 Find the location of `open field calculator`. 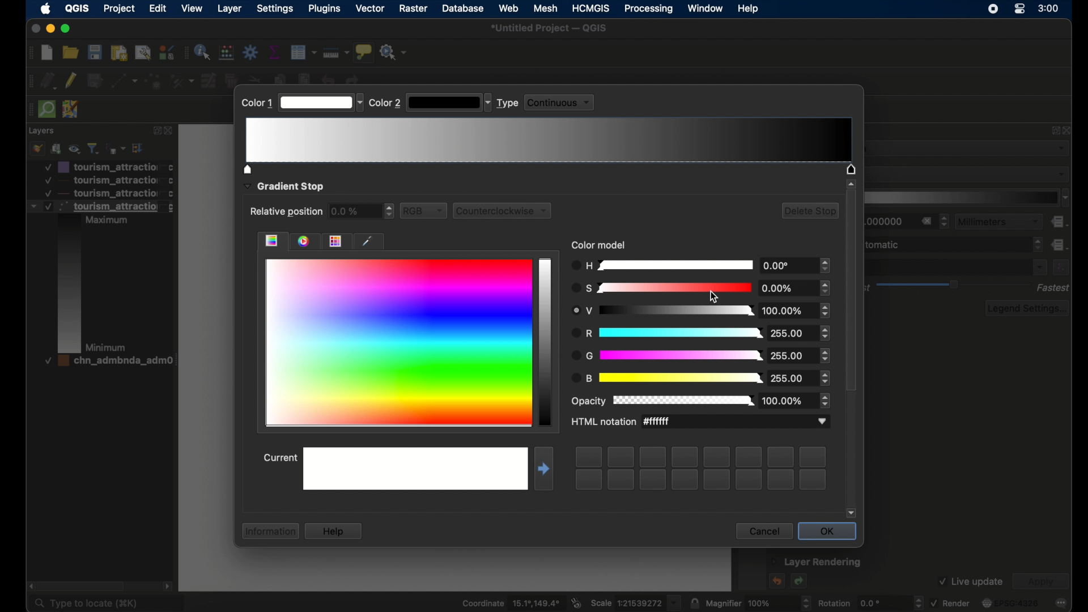

open field calculator is located at coordinates (226, 52).